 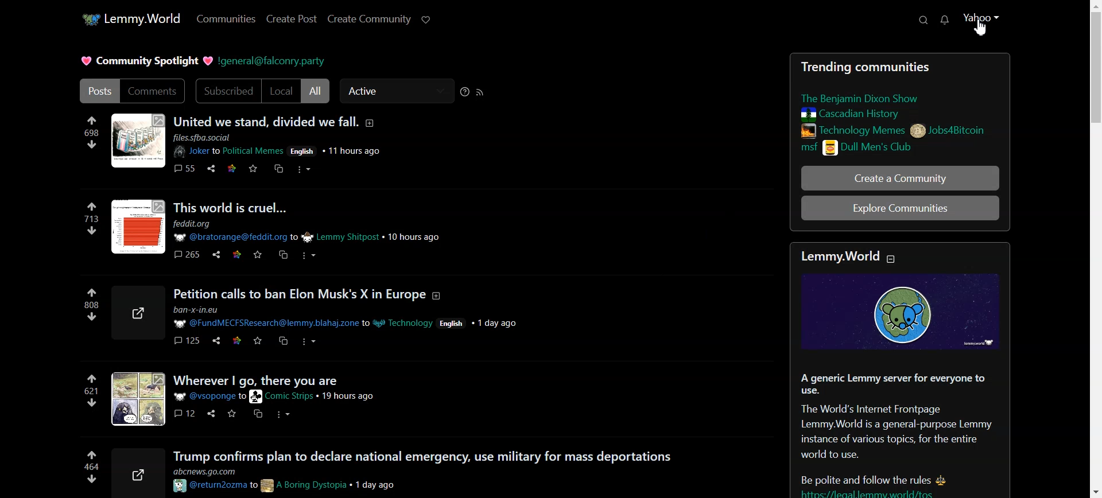 What do you see at coordinates (216, 344) in the screenshot?
I see `` at bounding box center [216, 344].